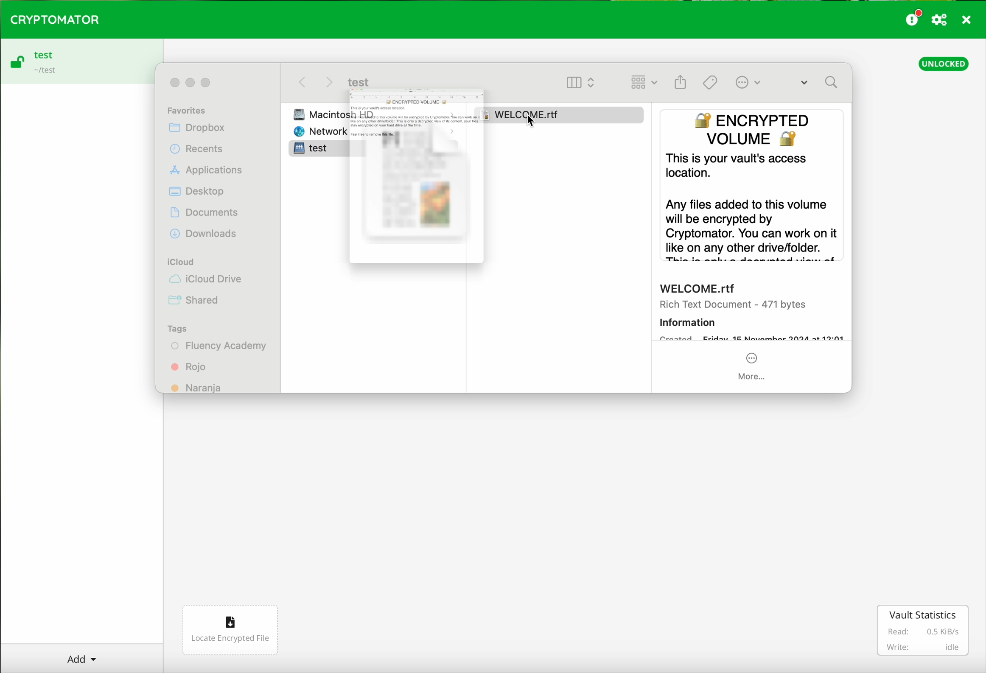 The width and height of the screenshot is (986, 673). Describe the element at coordinates (191, 366) in the screenshot. I see `Rojo` at that location.